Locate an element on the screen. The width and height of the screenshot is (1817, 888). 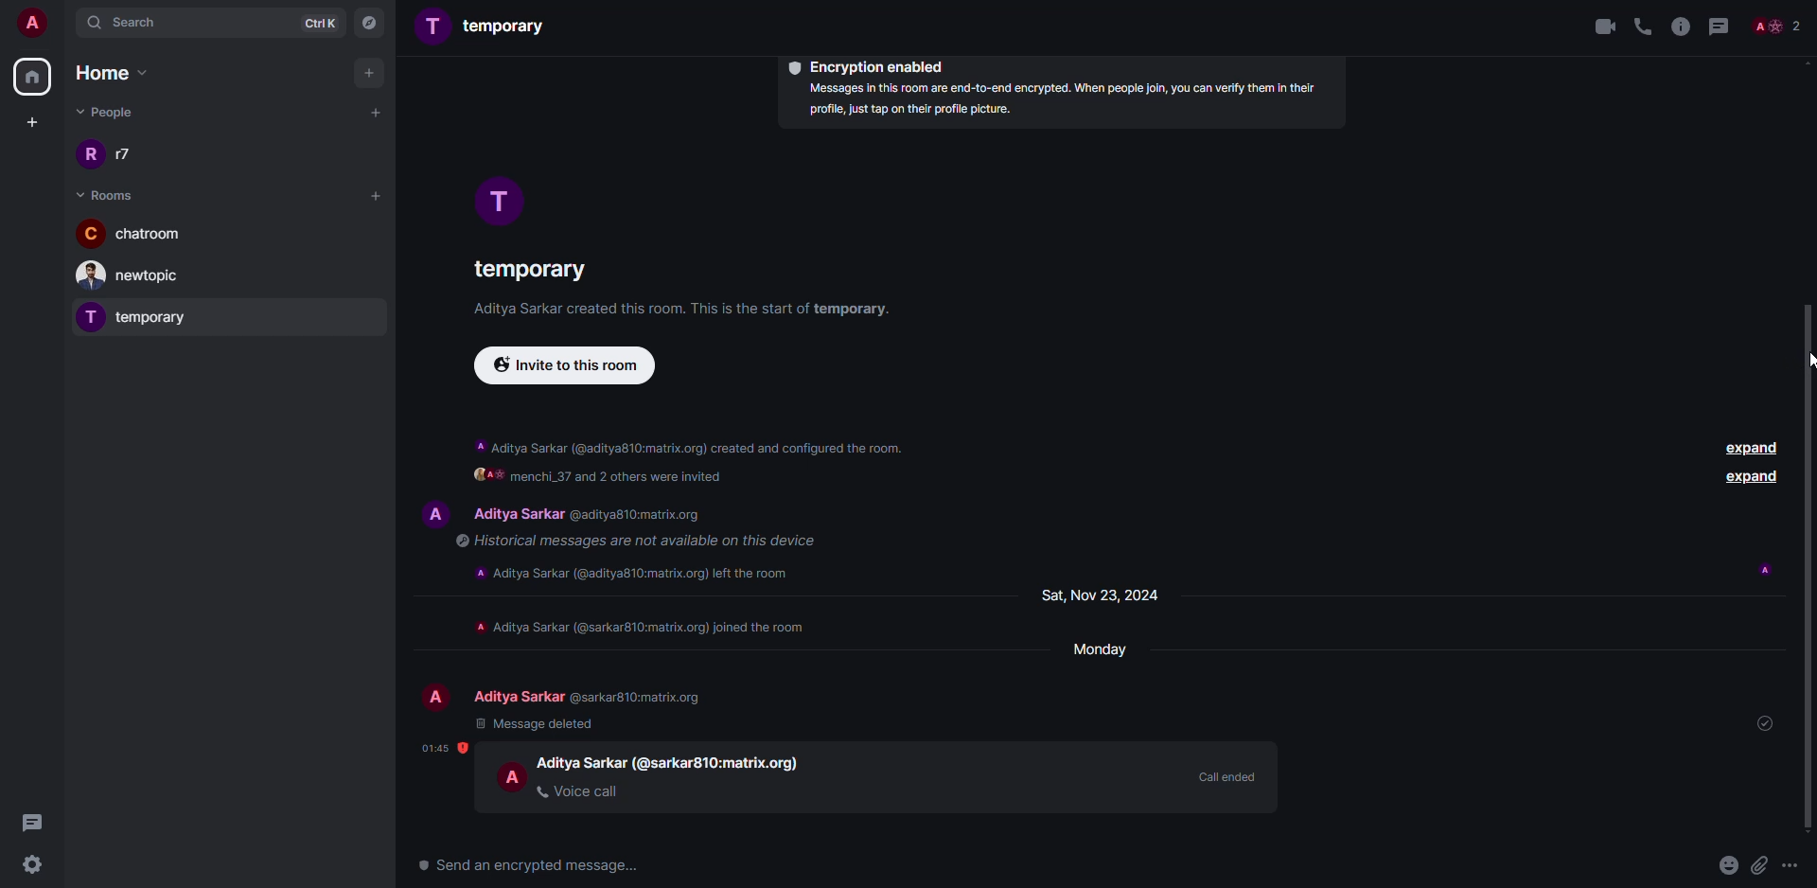
Aditya Sarkar created this room. This is the start of temporary. is located at coordinates (679, 311).